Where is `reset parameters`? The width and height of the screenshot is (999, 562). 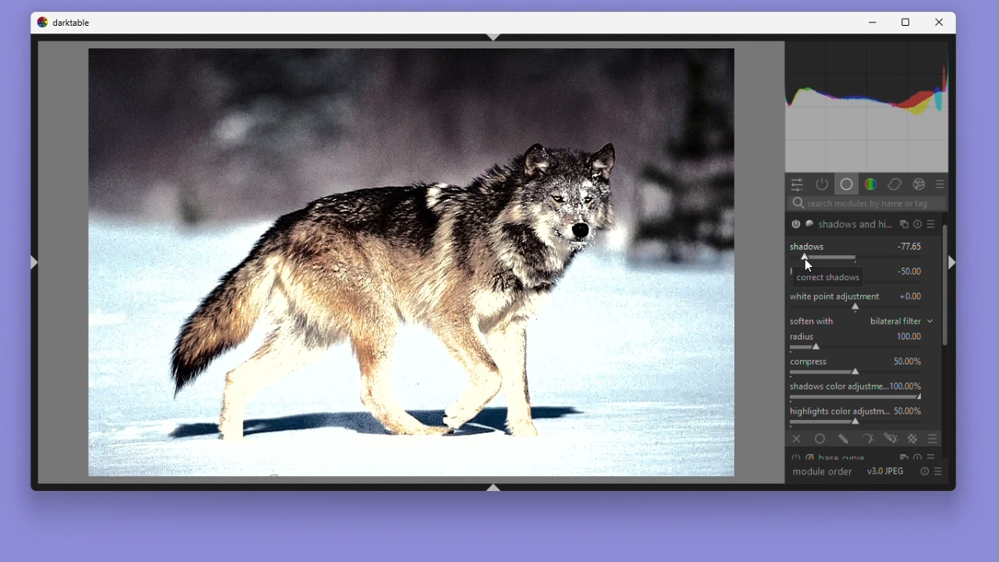
reset parameters is located at coordinates (917, 226).